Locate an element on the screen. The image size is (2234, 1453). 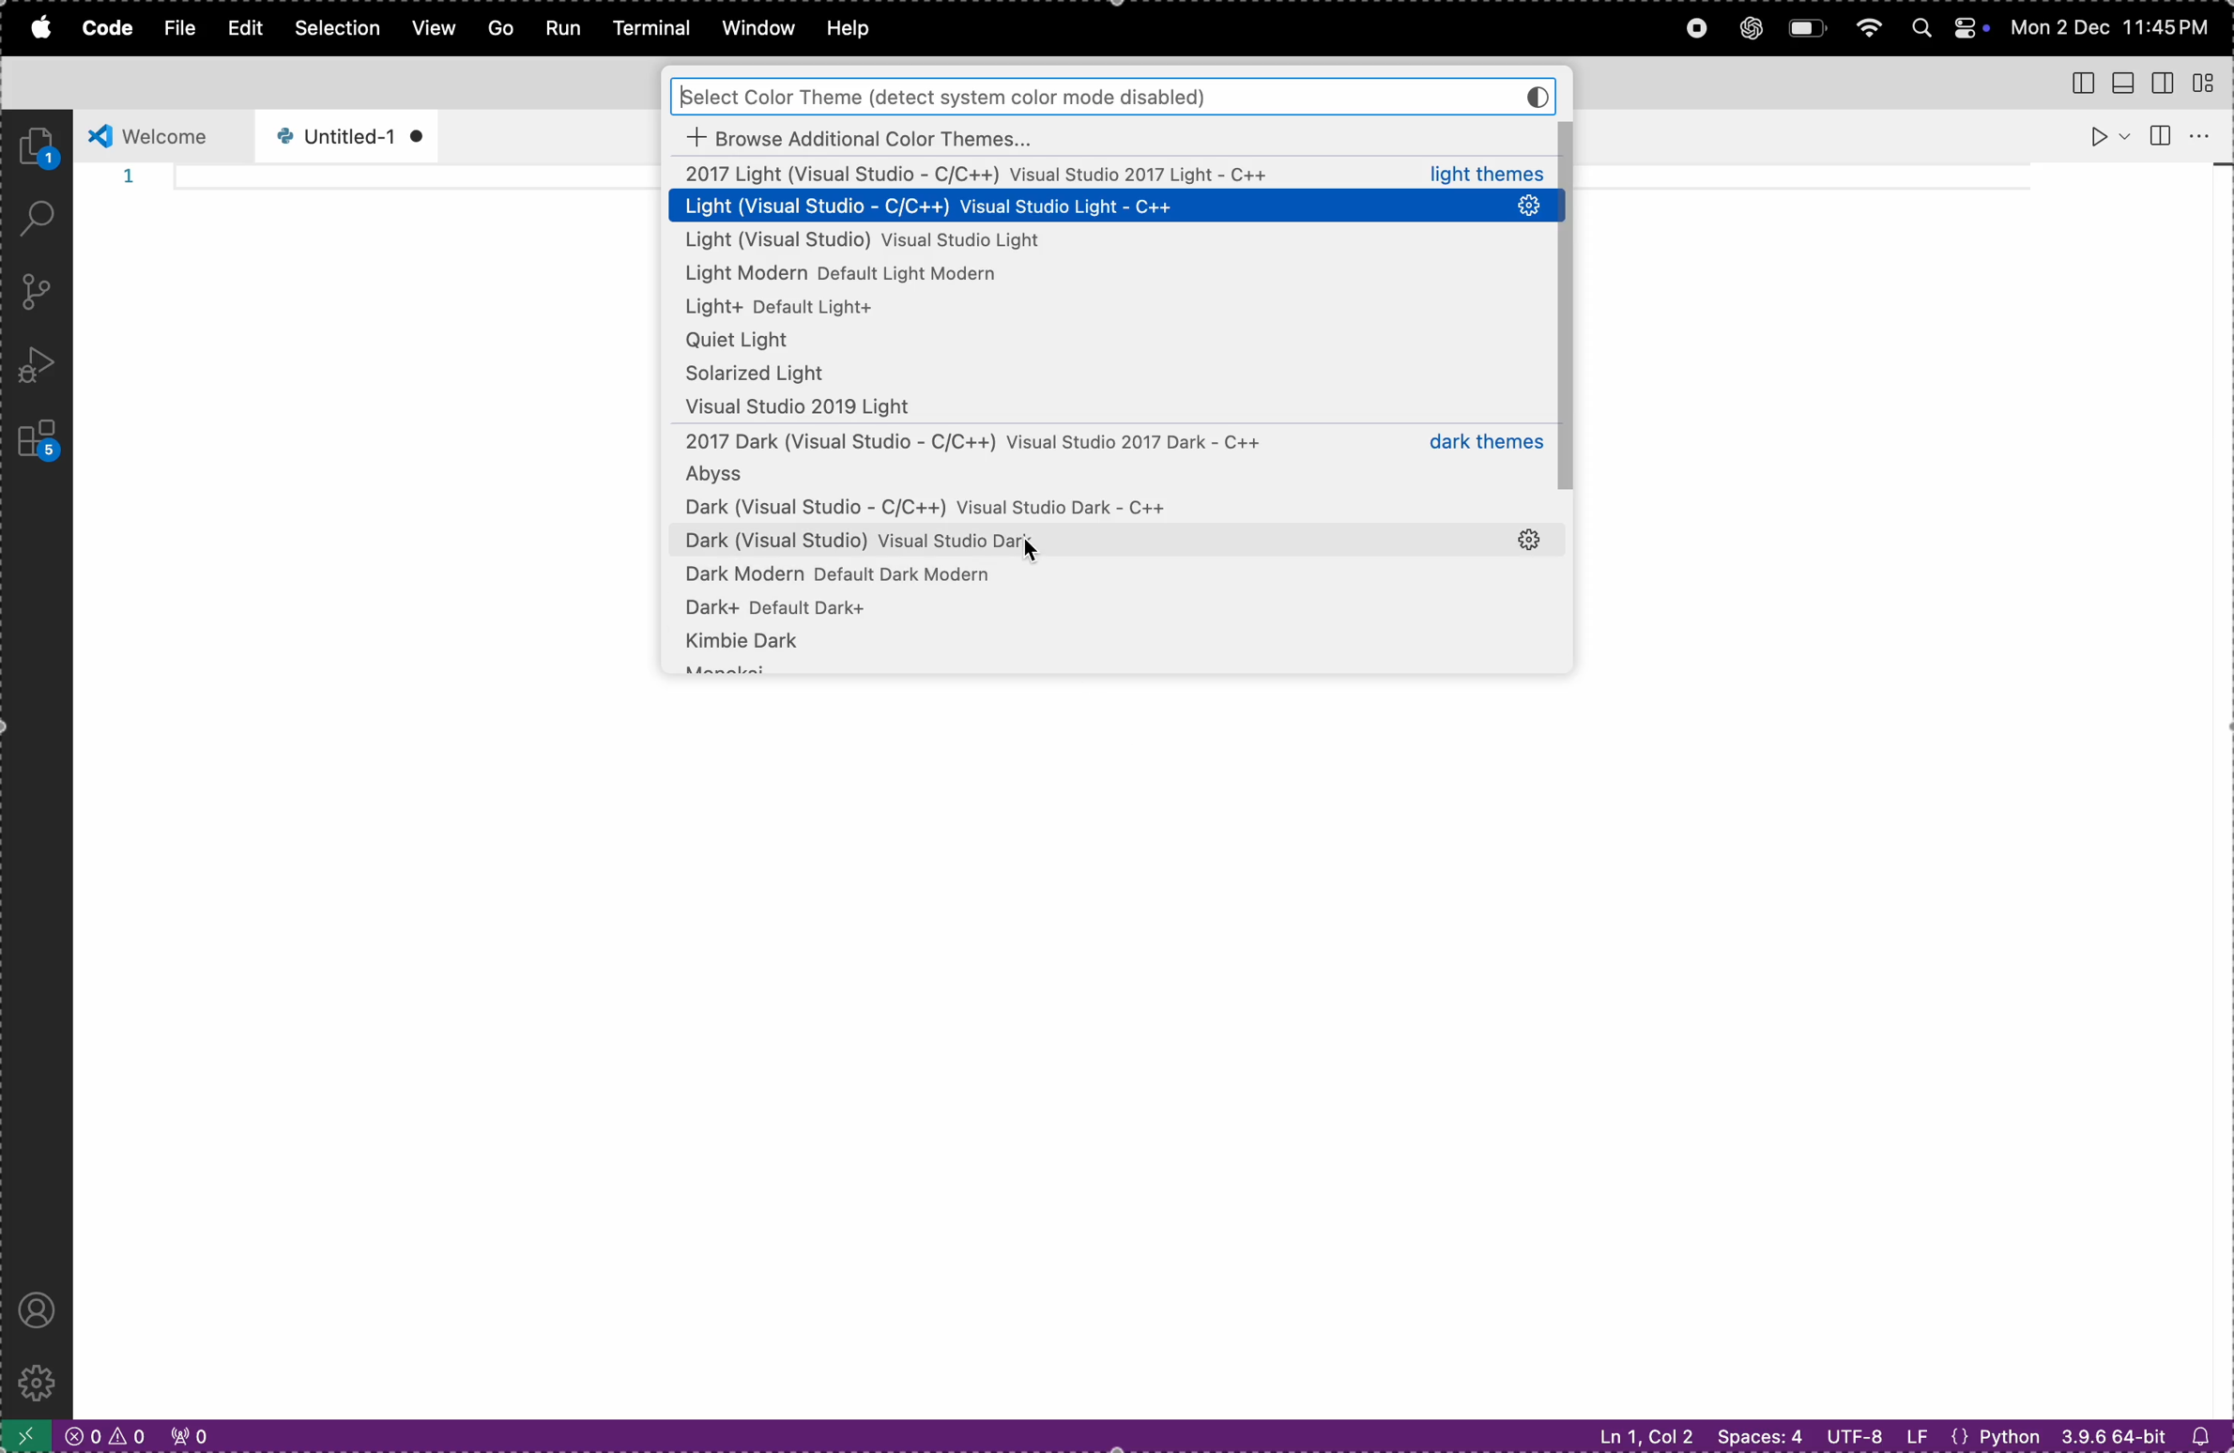
run is located at coordinates (2104, 135).